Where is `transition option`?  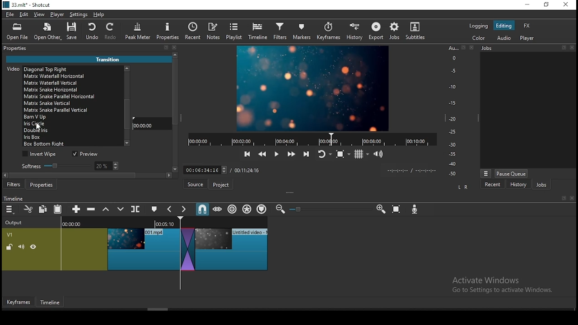
transition option is located at coordinates (72, 144).